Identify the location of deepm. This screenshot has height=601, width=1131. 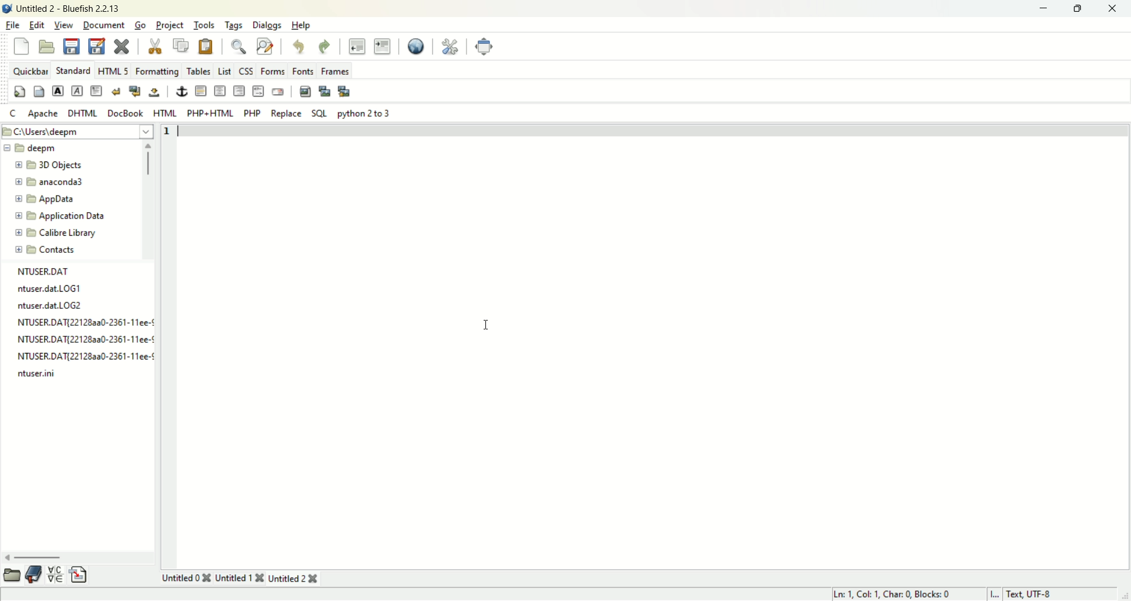
(35, 148).